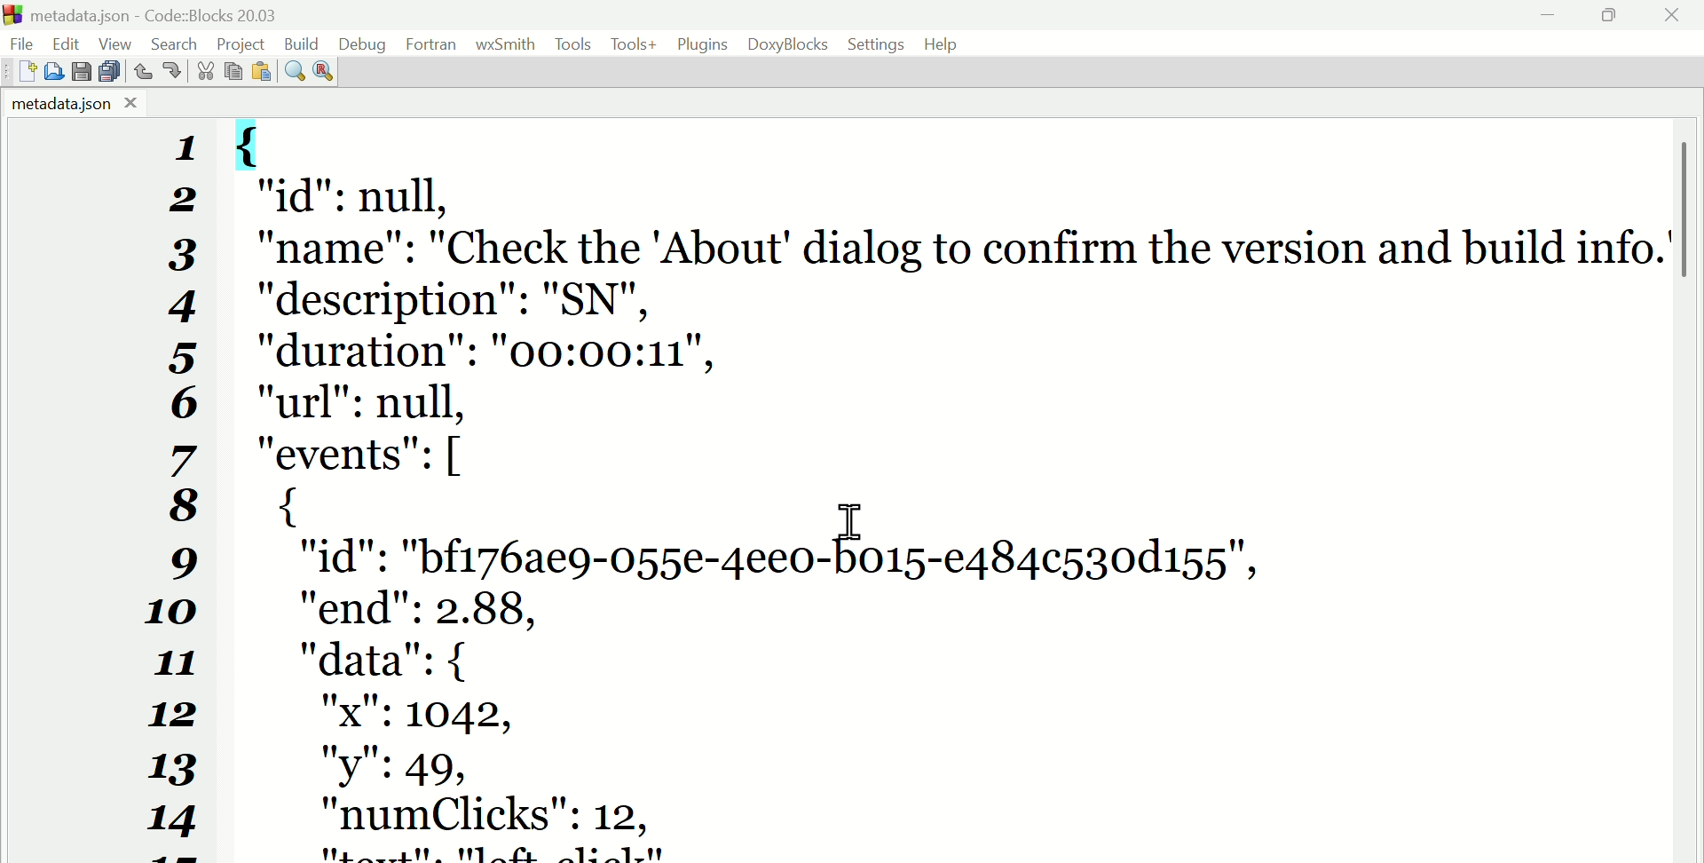  I want to click on Doxyblocks, so click(787, 43).